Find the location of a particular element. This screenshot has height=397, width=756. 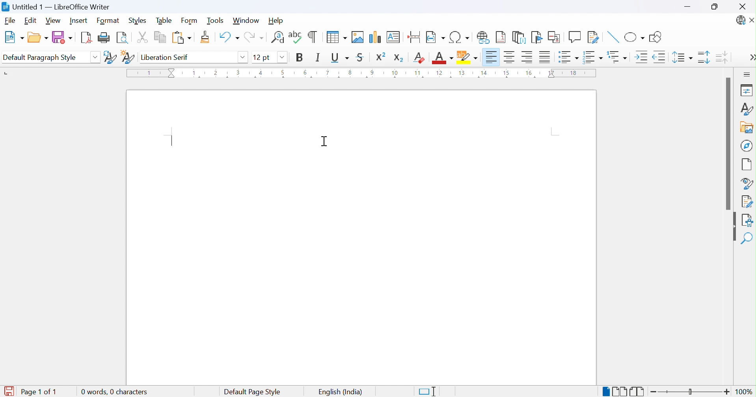

Bold is located at coordinates (301, 58).